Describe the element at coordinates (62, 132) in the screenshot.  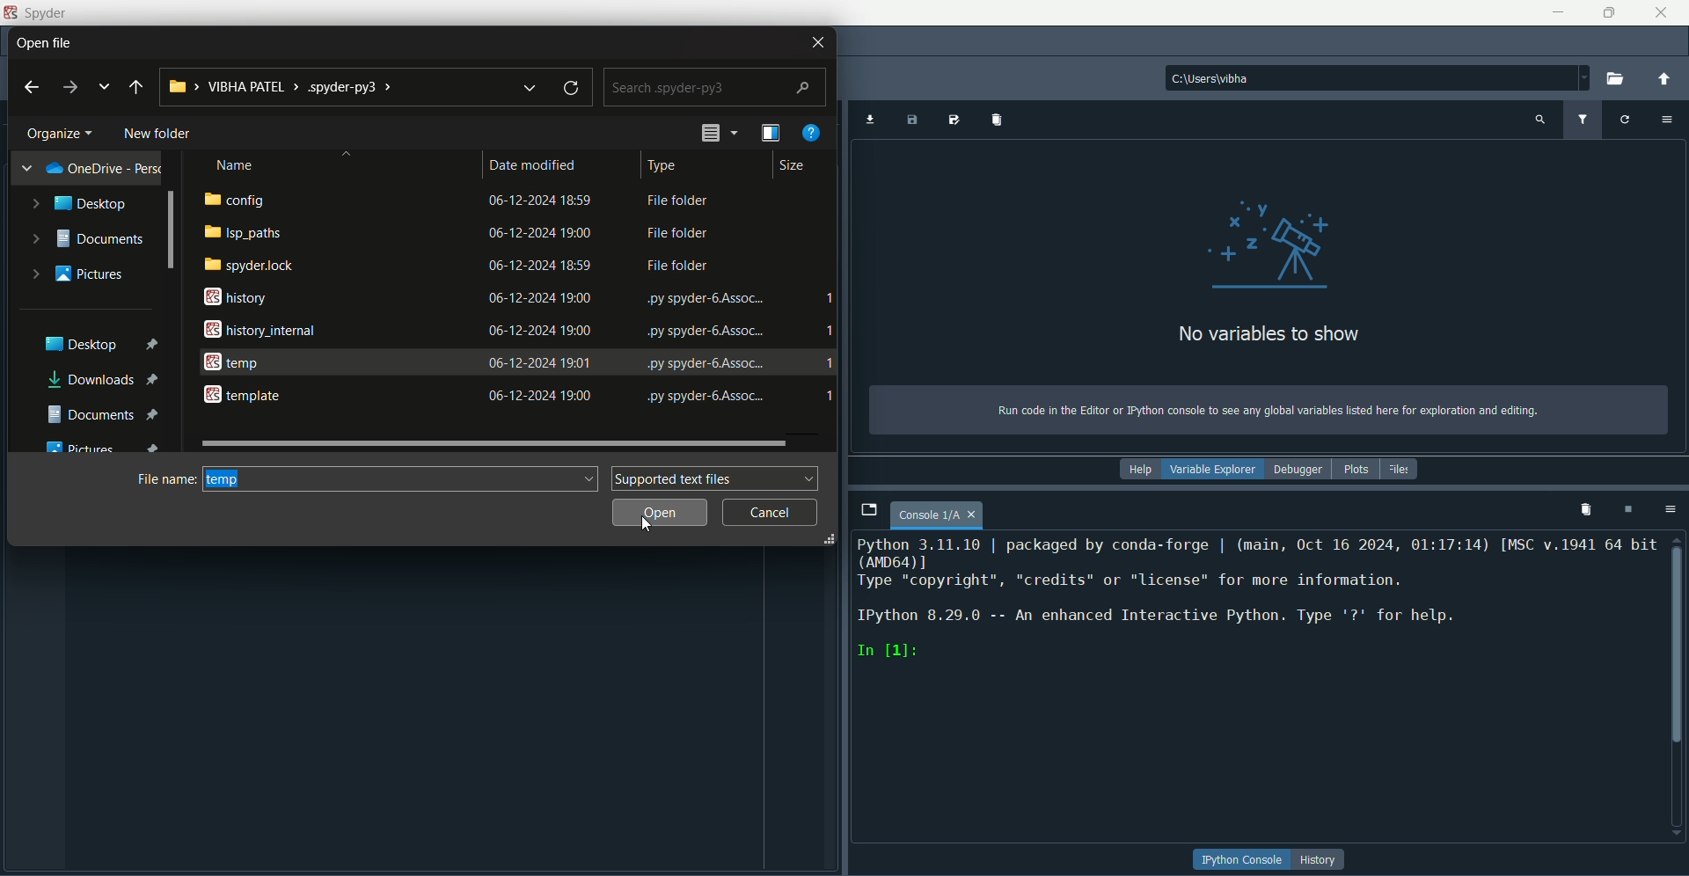
I see `organize` at that location.